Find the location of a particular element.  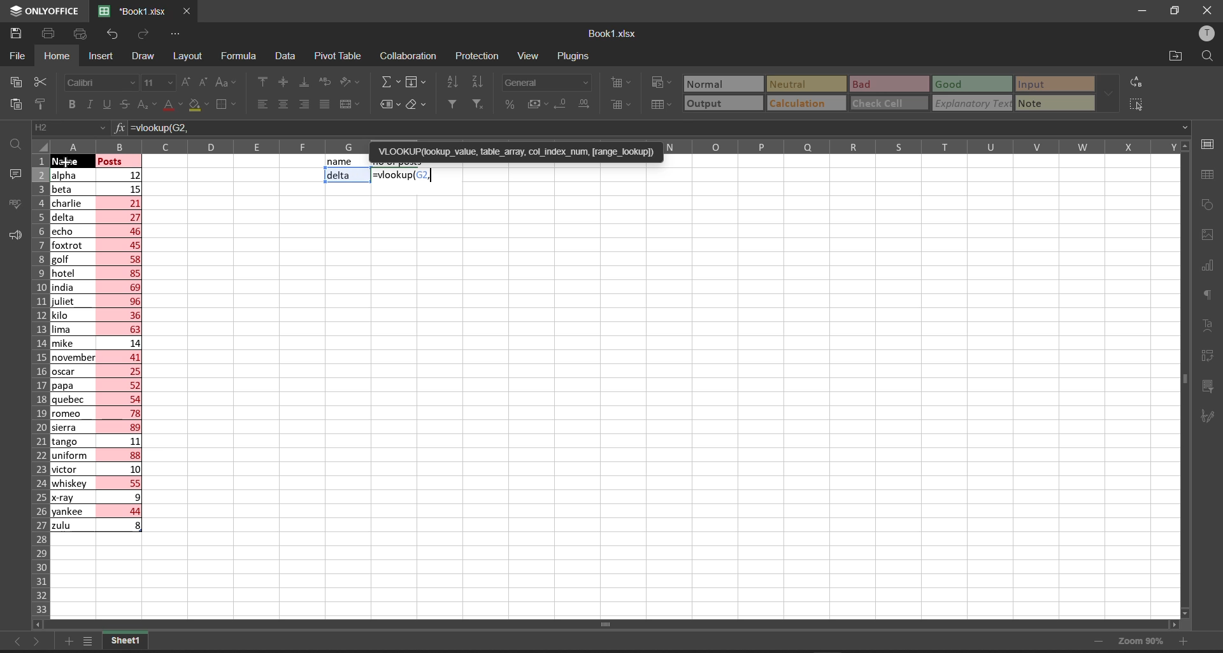

spell checking is located at coordinates (12, 204).